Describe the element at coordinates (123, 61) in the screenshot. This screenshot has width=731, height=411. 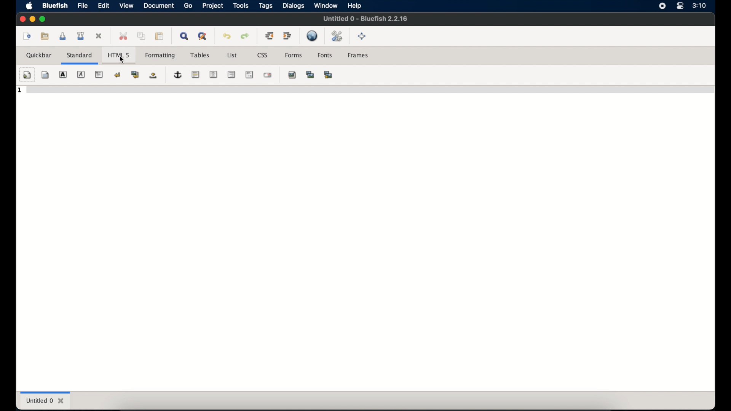
I see `Cursor` at that location.